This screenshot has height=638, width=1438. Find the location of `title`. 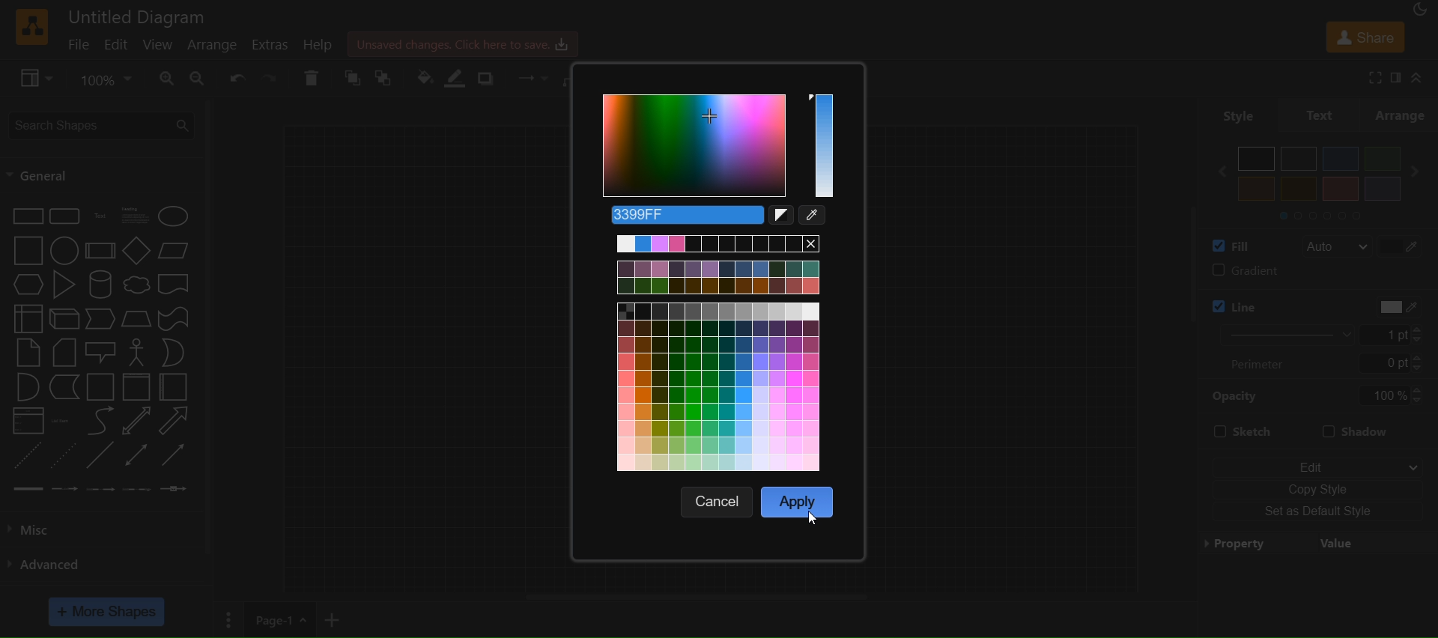

title is located at coordinates (138, 16).